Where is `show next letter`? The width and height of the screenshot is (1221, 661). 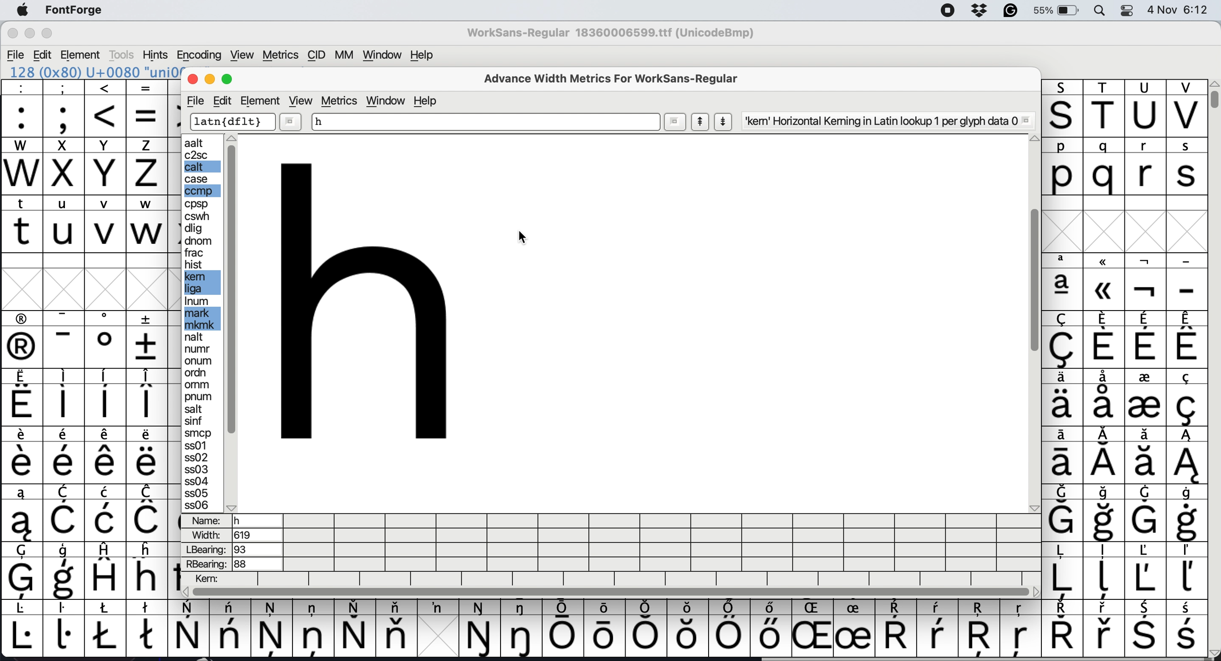 show next letter is located at coordinates (724, 123).